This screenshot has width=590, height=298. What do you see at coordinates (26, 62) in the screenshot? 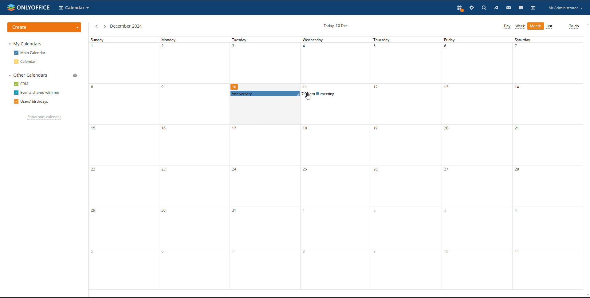
I see `calendar` at bounding box center [26, 62].